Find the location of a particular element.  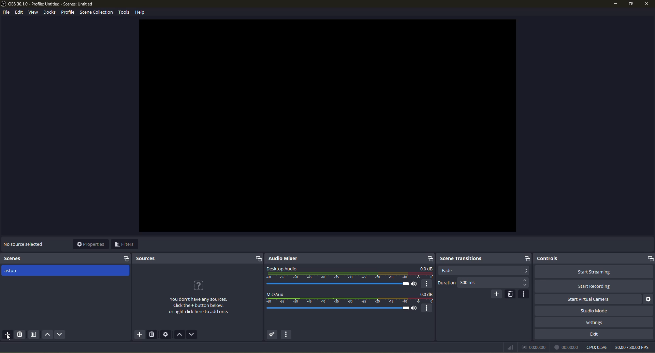

duration is located at coordinates (447, 283).